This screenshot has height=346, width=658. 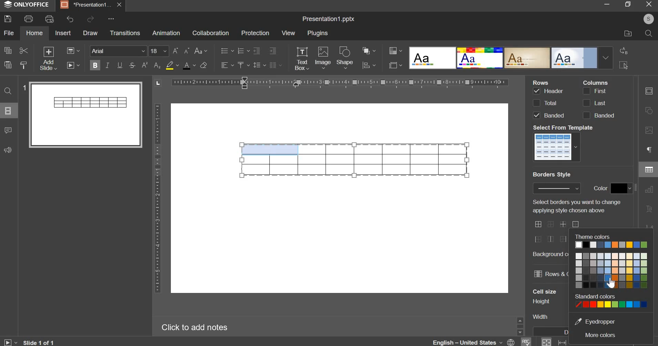 I want to click on border color, so click(x=621, y=189).